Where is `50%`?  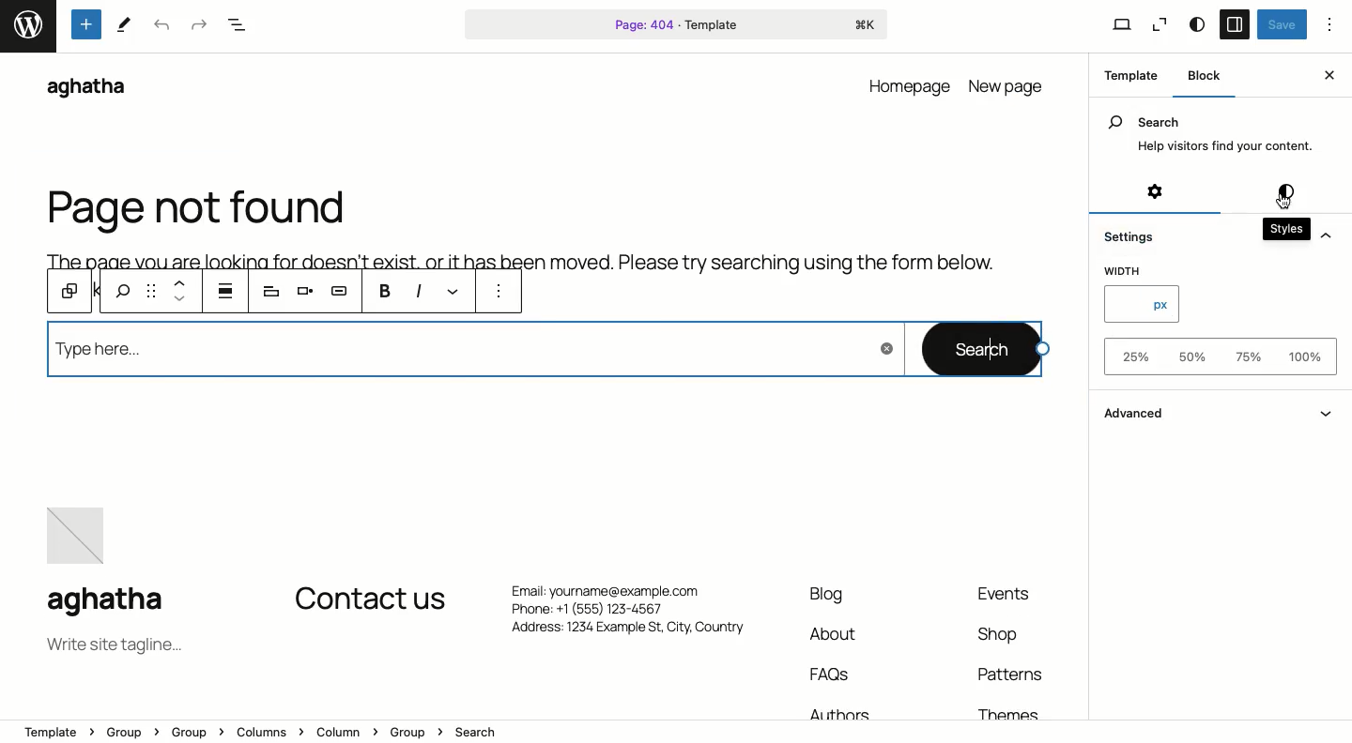
50% is located at coordinates (1189, 357).